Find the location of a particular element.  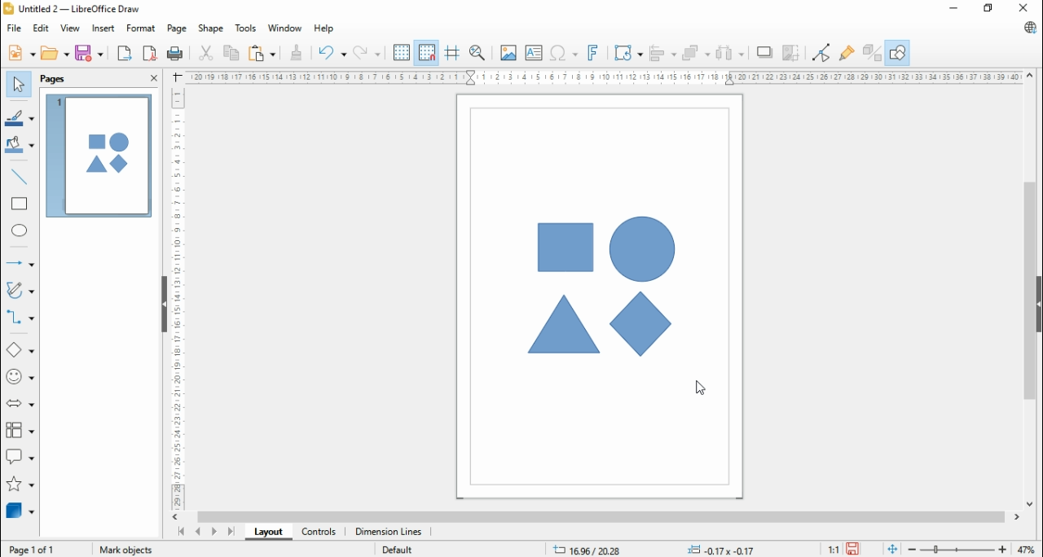

insert is located at coordinates (103, 29).